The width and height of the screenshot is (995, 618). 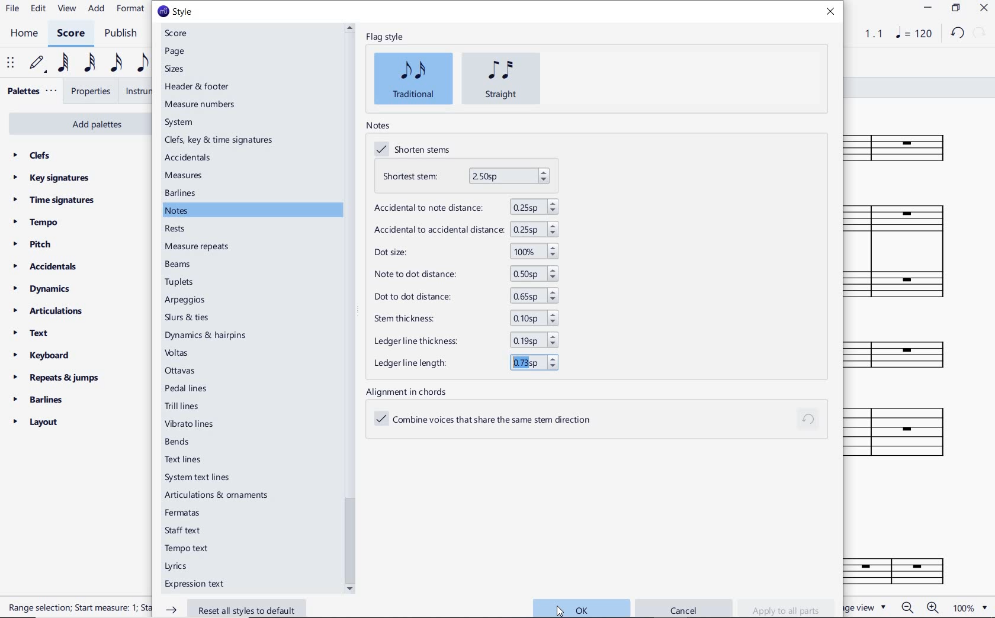 I want to click on arpeggios, so click(x=206, y=300).